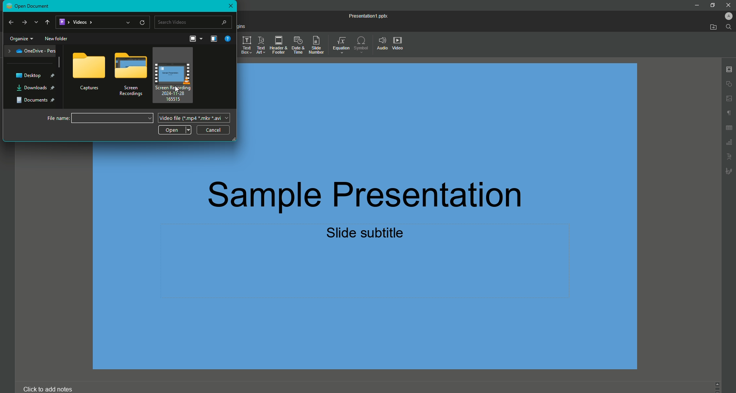 The width and height of the screenshot is (736, 393). Describe the element at coordinates (103, 23) in the screenshot. I see `File Path` at that location.